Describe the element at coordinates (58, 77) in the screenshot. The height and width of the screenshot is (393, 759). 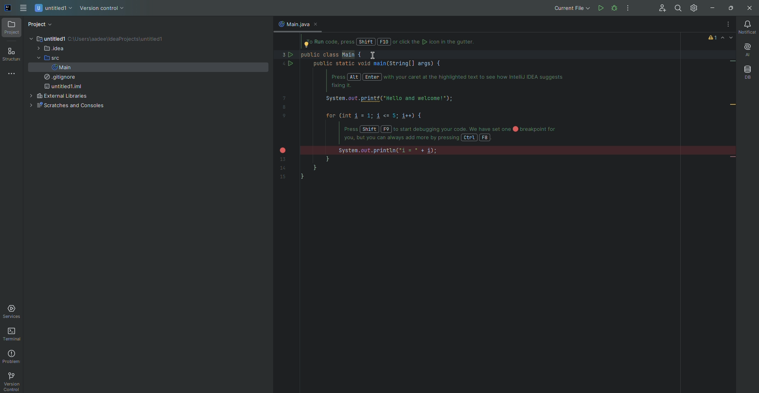
I see `.gitignore` at that location.